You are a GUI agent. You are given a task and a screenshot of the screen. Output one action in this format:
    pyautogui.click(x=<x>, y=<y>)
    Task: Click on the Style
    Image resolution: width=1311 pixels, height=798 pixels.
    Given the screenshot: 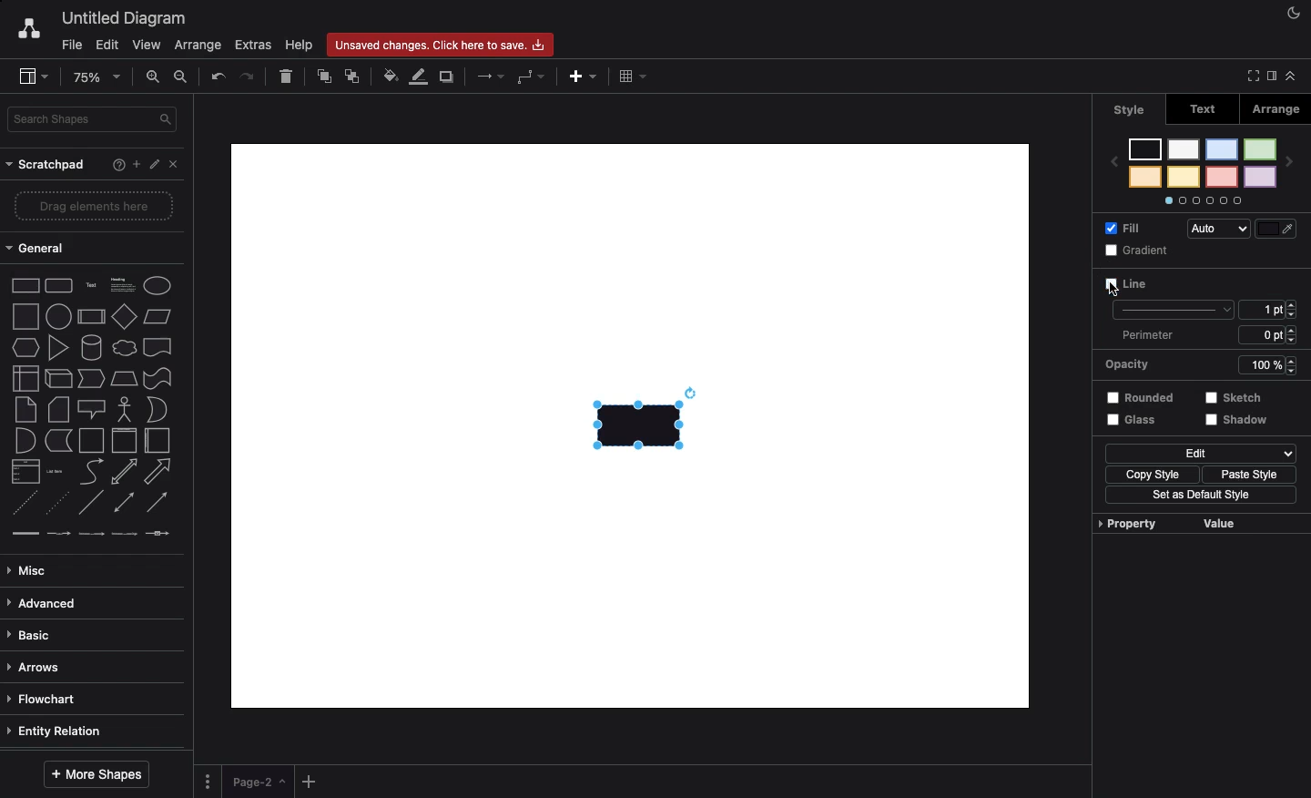 What is the action you would take?
    pyautogui.click(x=1124, y=111)
    